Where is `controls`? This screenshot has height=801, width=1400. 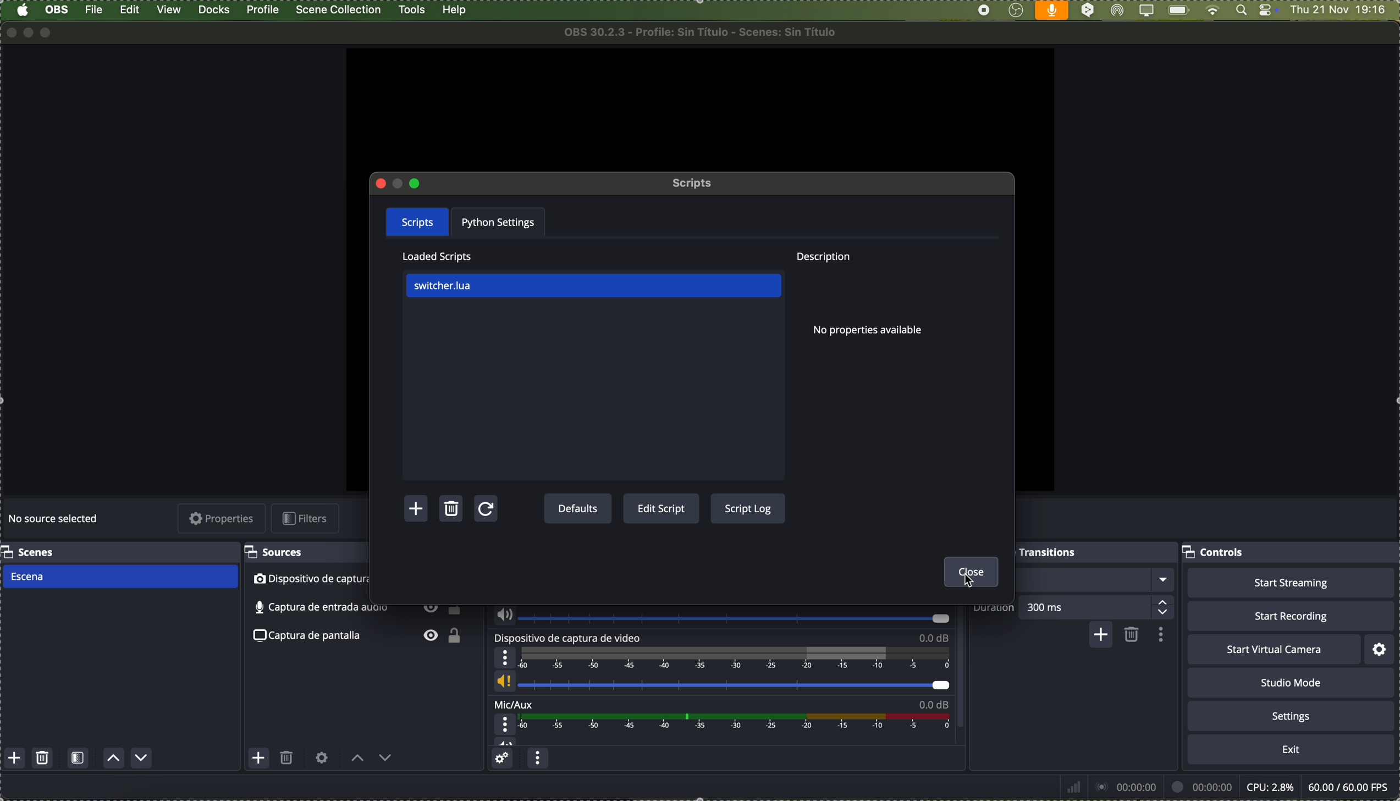 controls is located at coordinates (1215, 553).